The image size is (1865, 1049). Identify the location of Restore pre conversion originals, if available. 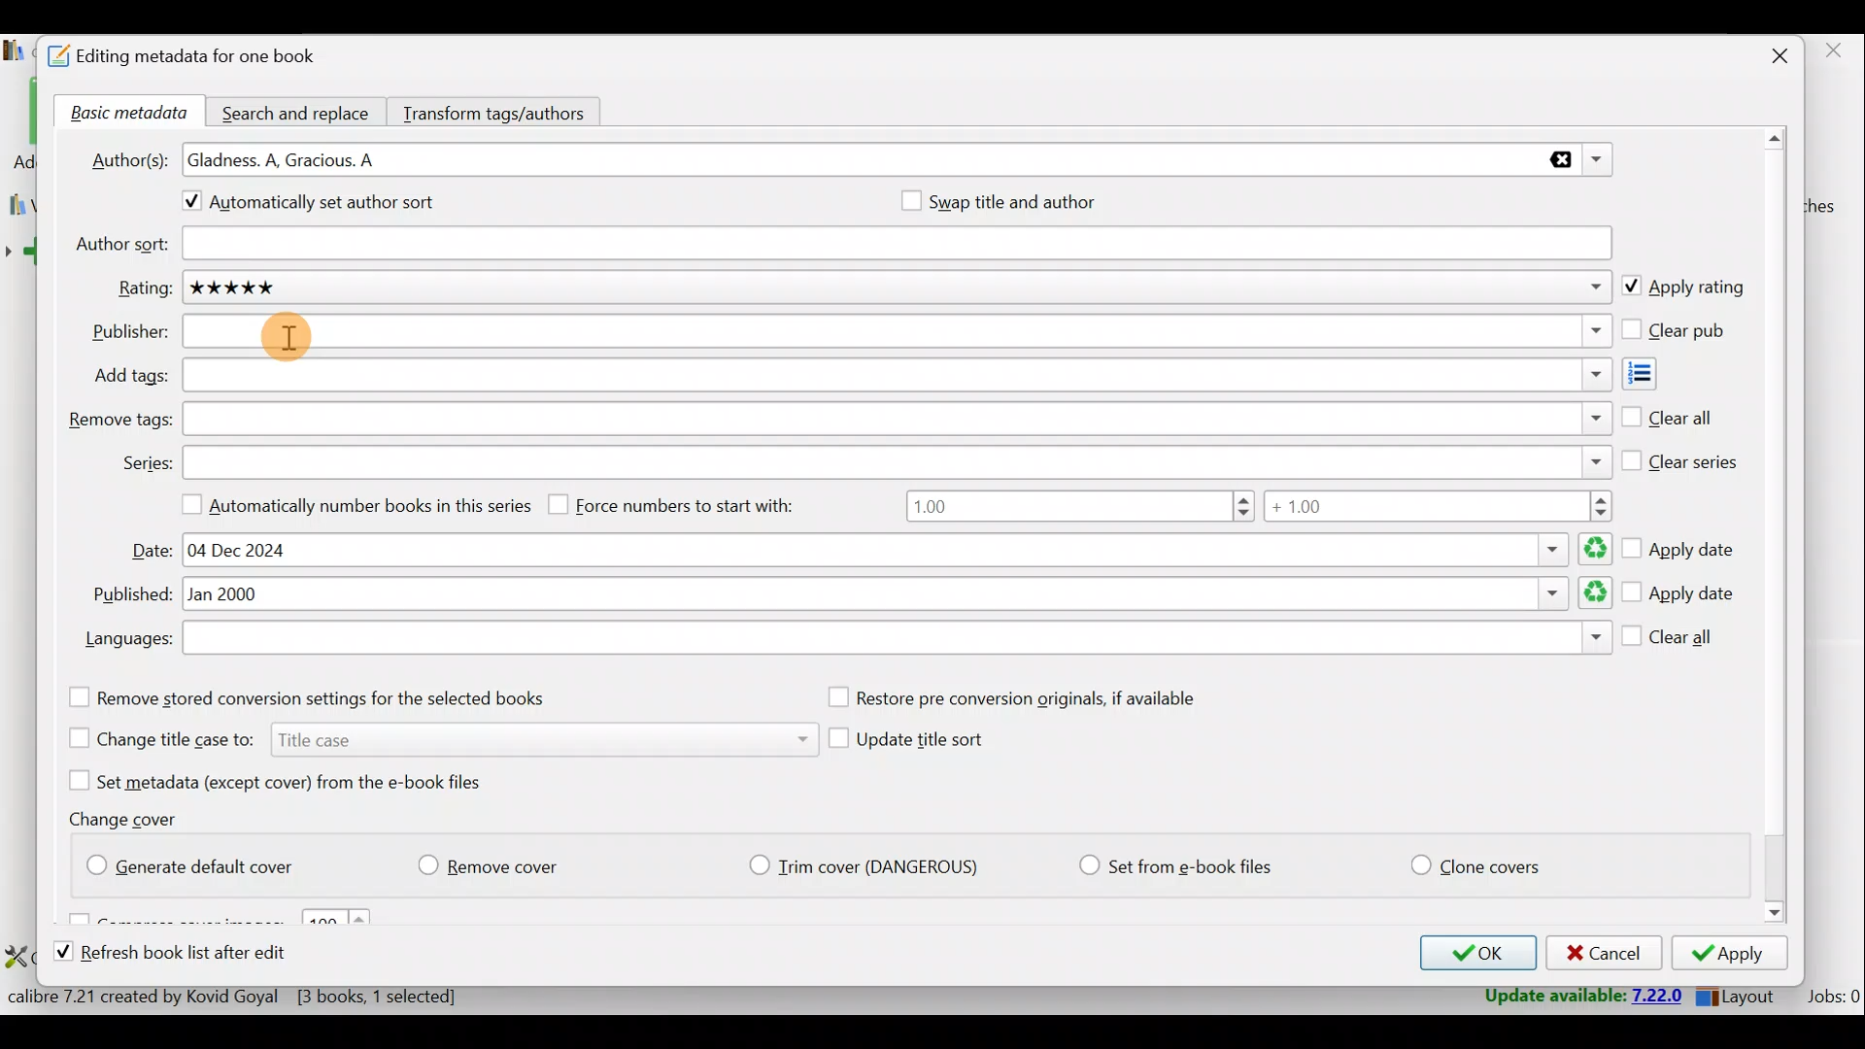
(1033, 698).